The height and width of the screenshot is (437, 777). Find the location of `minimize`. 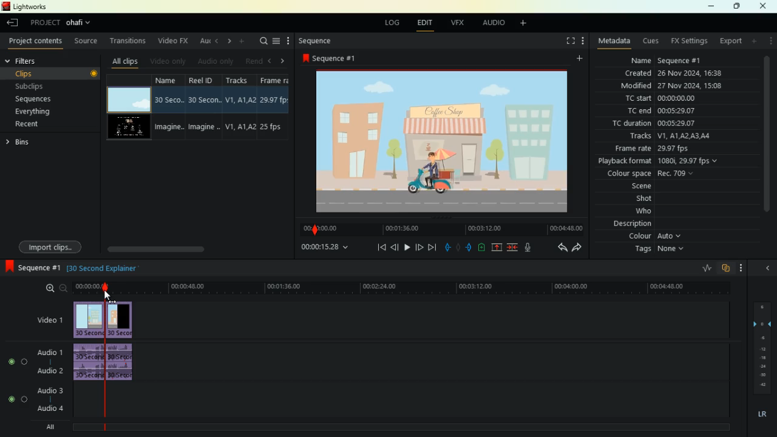

minimize is located at coordinates (713, 7).